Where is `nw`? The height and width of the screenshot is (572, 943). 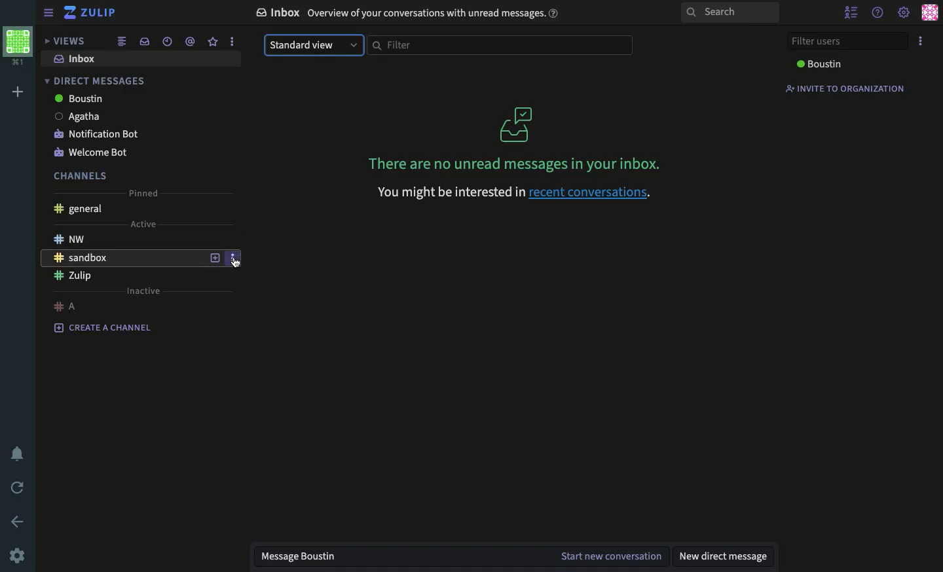 nw is located at coordinates (71, 238).